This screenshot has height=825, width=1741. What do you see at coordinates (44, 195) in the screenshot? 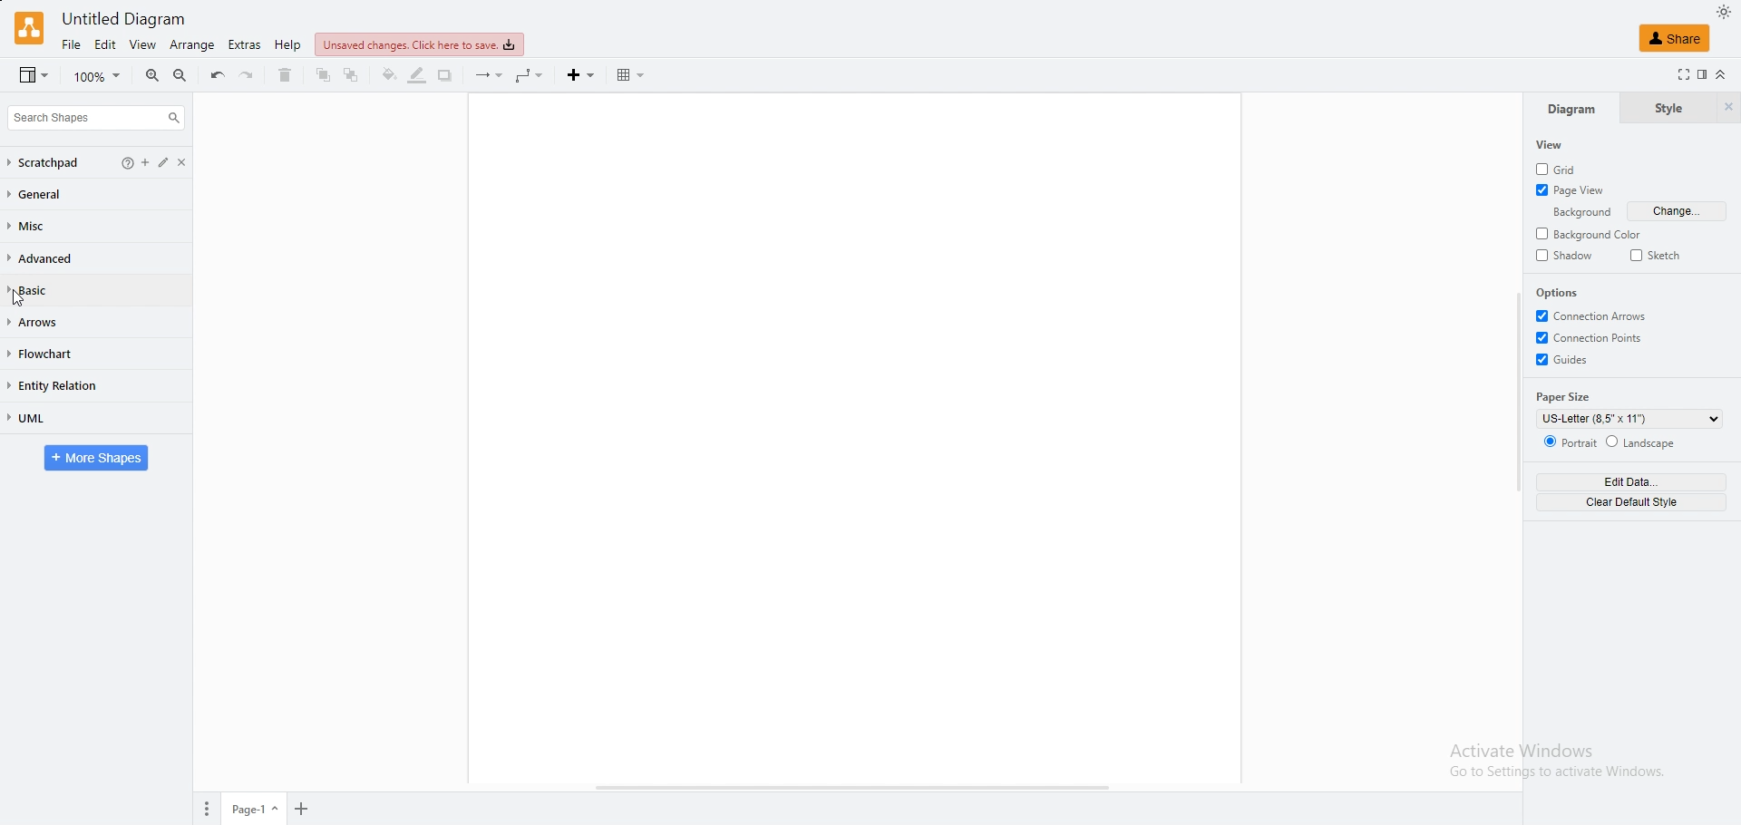
I see `general` at bounding box center [44, 195].